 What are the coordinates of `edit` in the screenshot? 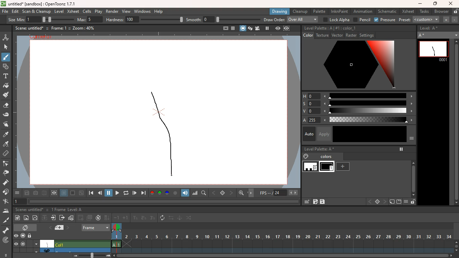 It's located at (8, 115).